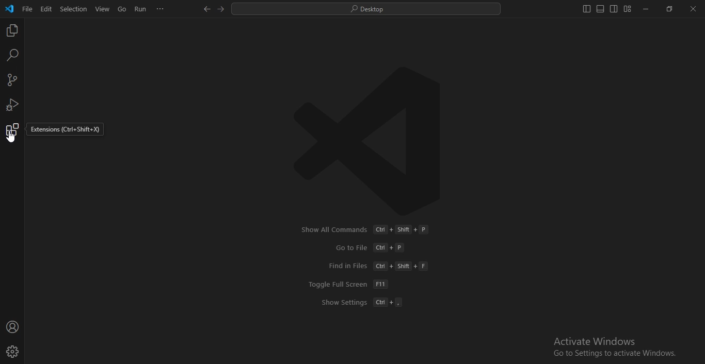 The image size is (705, 364). What do you see at coordinates (600, 9) in the screenshot?
I see `toggle panel` at bounding box center [600, 9].